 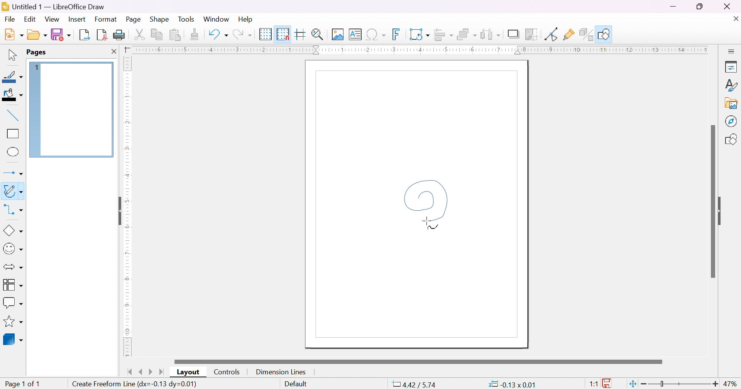 What do you see at coordinates (135, 383) in the screenshot?
I see `Create Freeform Line(dx=0.13 dy=0.01)` at bounding box center [135, 383].